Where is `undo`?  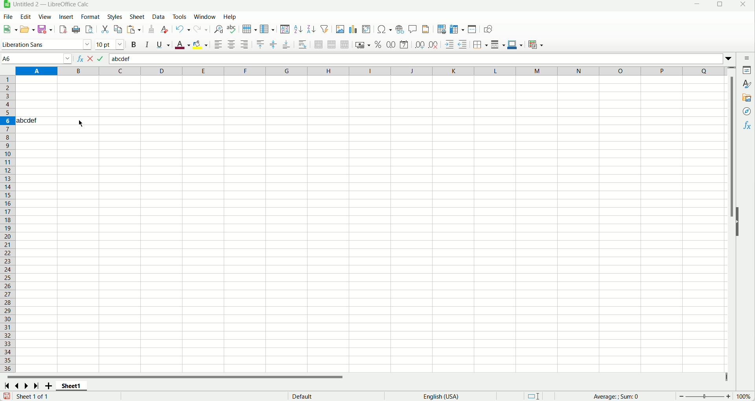 undo is located at coordinates (183, 30).